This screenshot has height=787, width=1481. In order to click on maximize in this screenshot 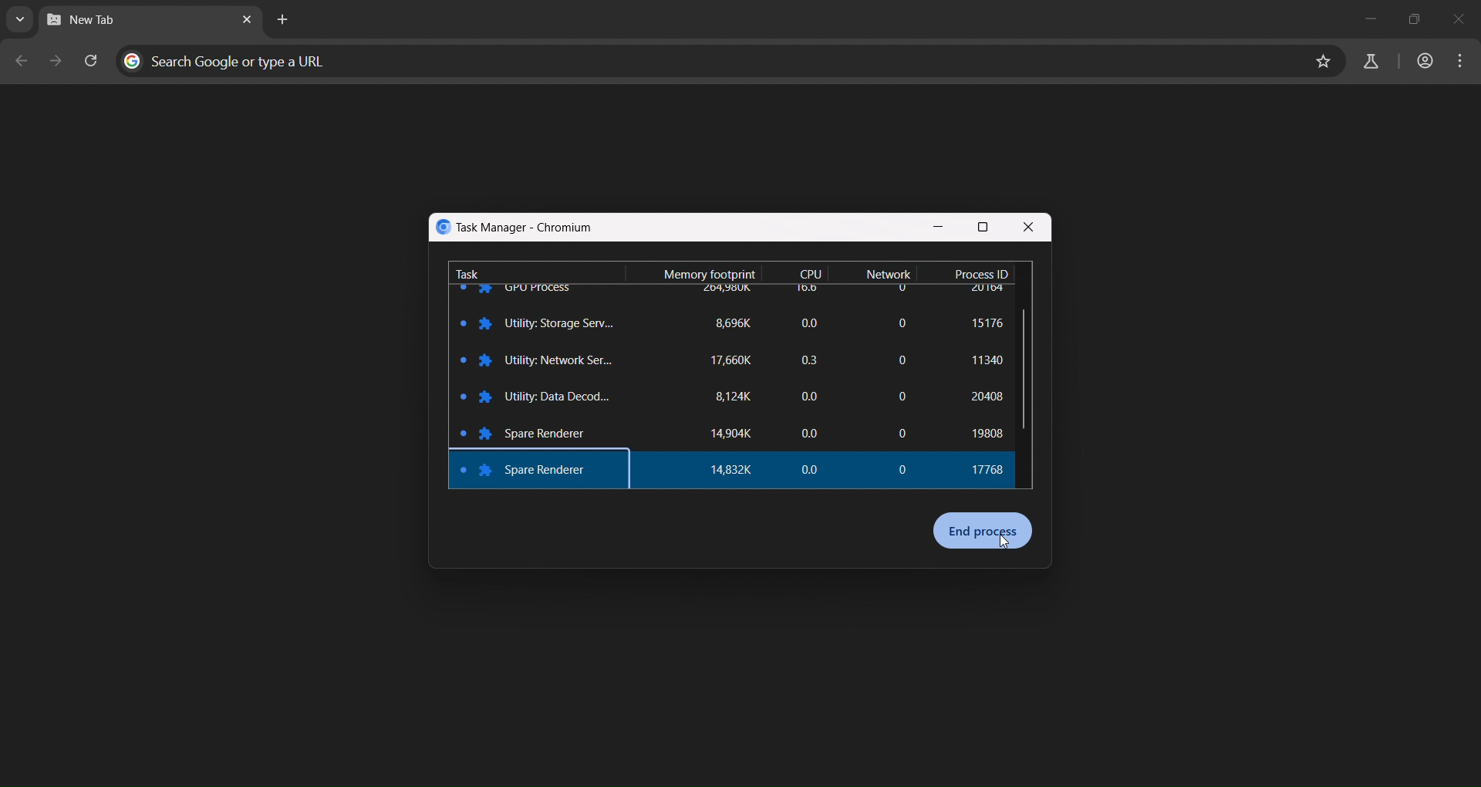, I will do `click(1415, 15)`.